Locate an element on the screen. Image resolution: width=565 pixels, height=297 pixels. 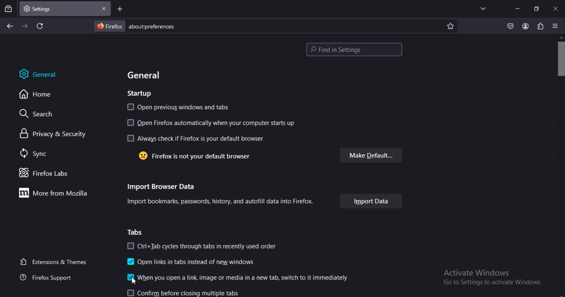
more from mozilla is located at coordinates (56, 193).